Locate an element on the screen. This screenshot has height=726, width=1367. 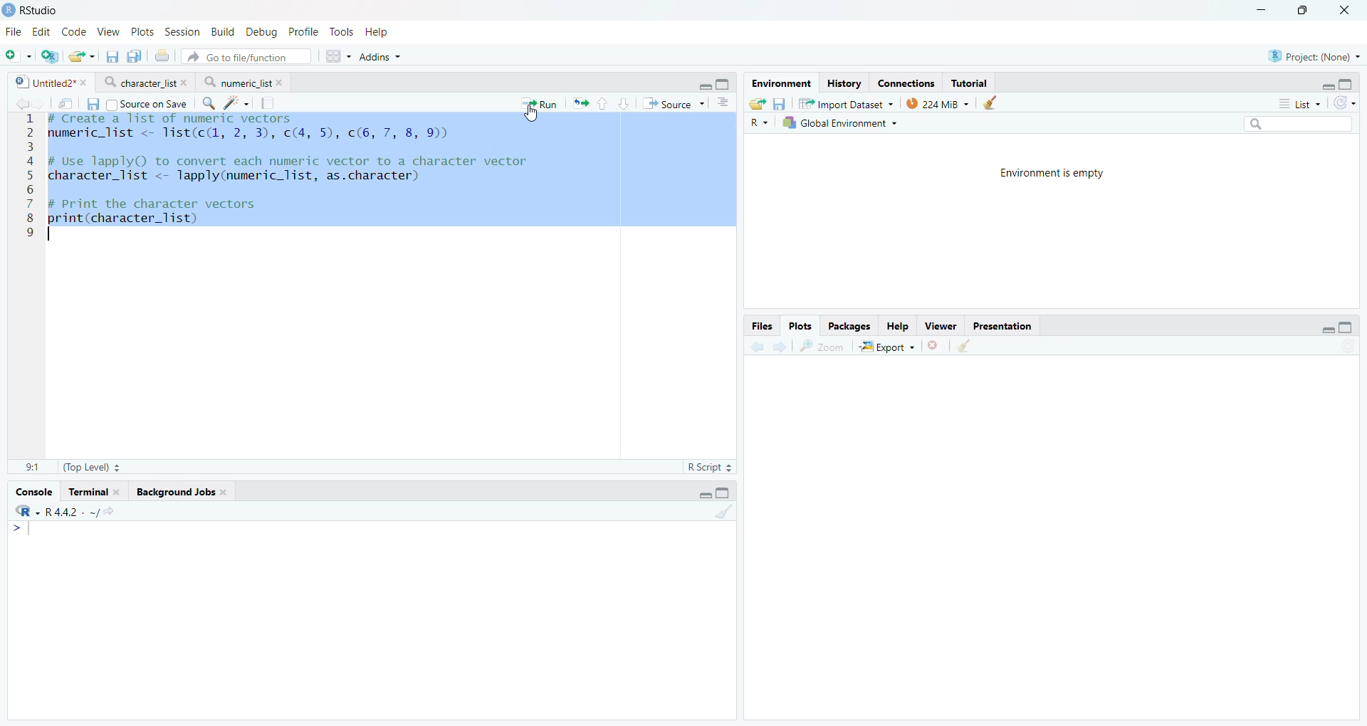
Open new file is located at coordinates (18, 56).